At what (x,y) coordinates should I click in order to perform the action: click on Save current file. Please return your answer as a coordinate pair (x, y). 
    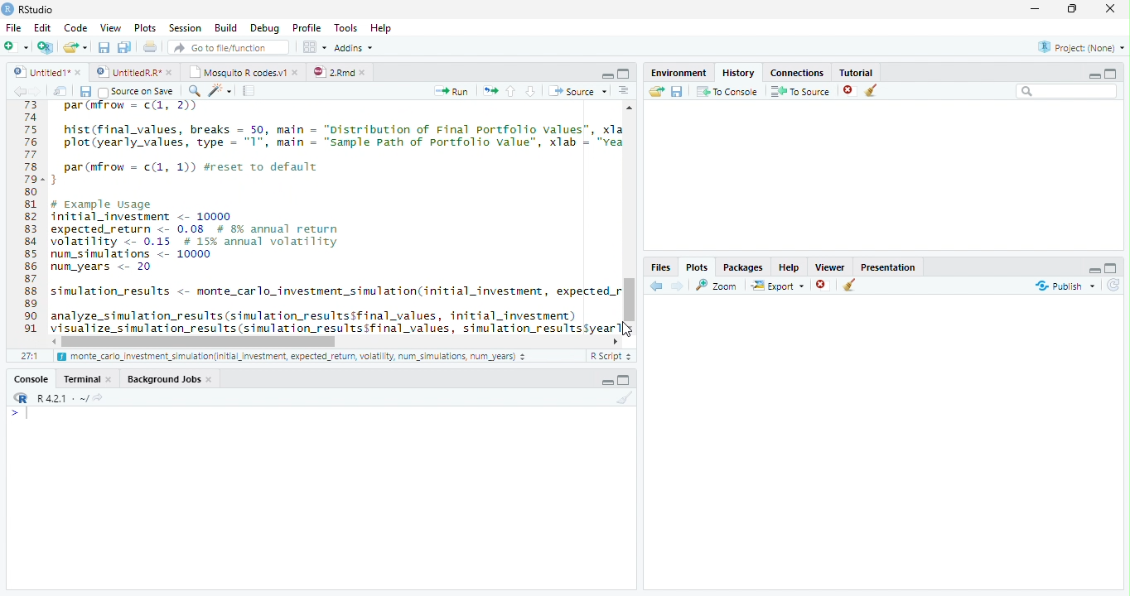
    Looking at the image, I should click on (103, 47).